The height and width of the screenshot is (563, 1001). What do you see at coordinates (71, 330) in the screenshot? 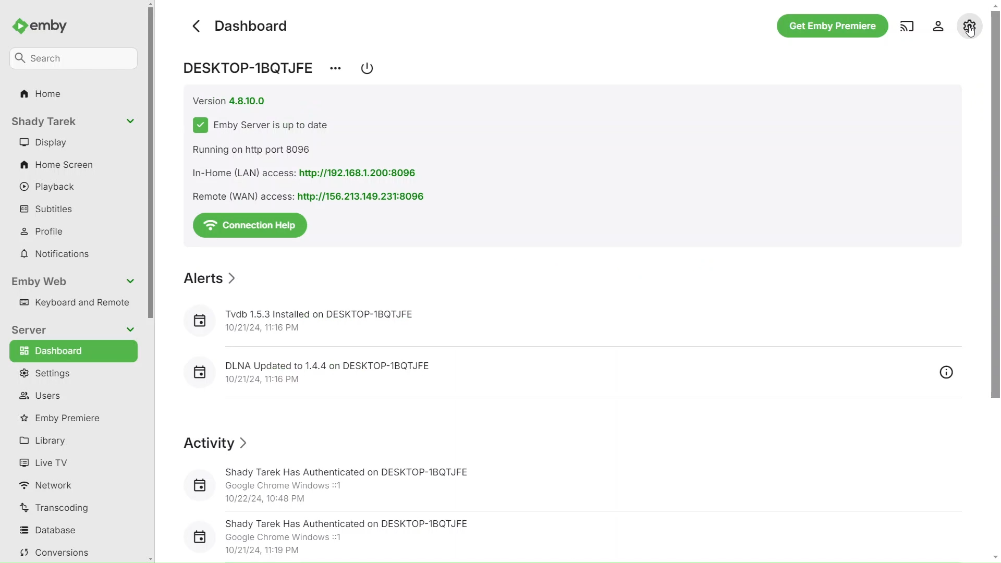
I see `Server` at bounding box center [71, 330].